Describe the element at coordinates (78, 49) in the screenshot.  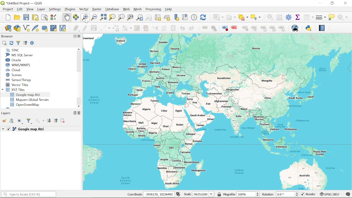
I see `Move up` at that location.